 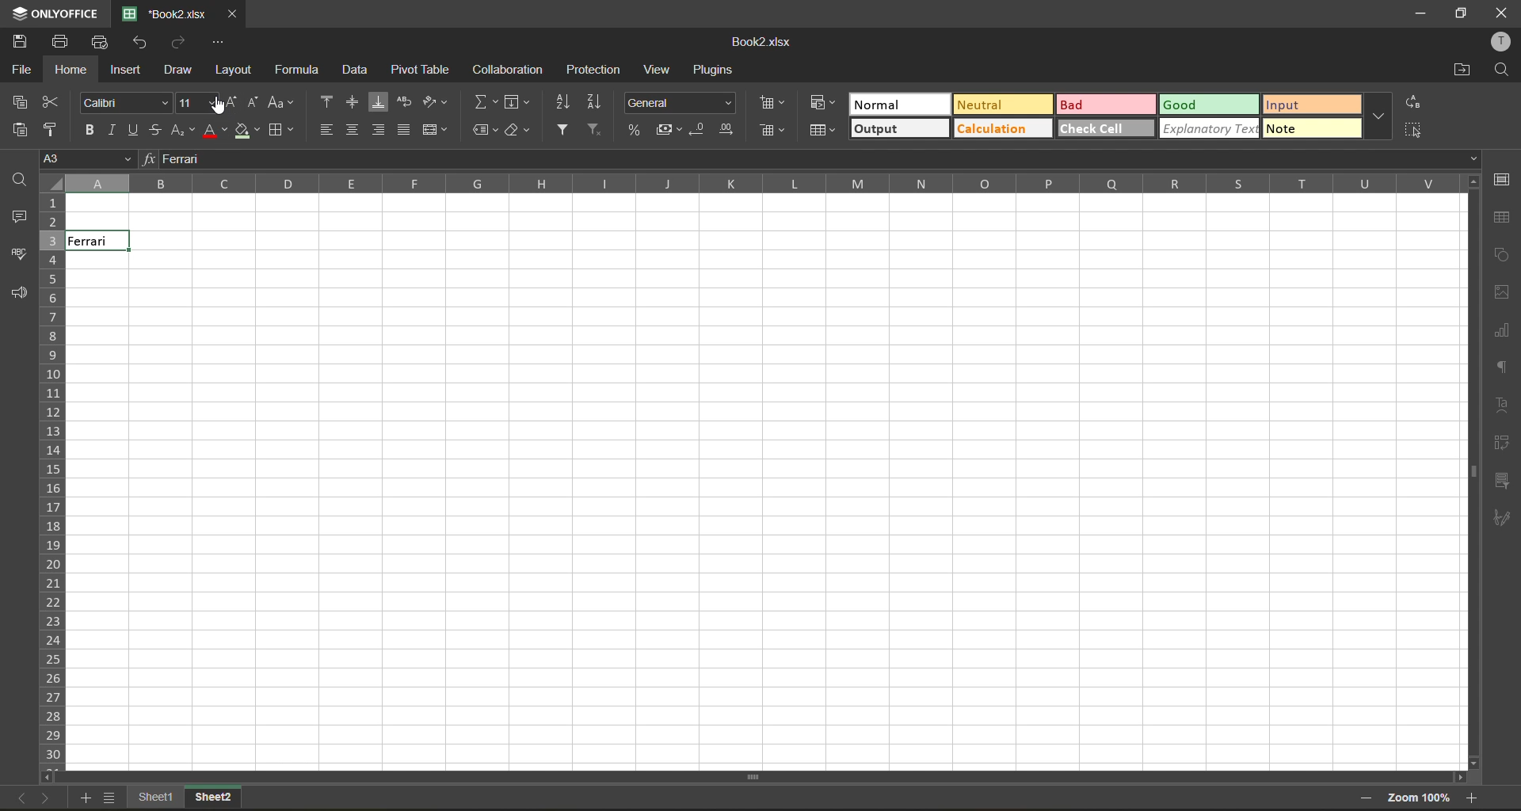 I want to click on save, so click(x=23, y=40).